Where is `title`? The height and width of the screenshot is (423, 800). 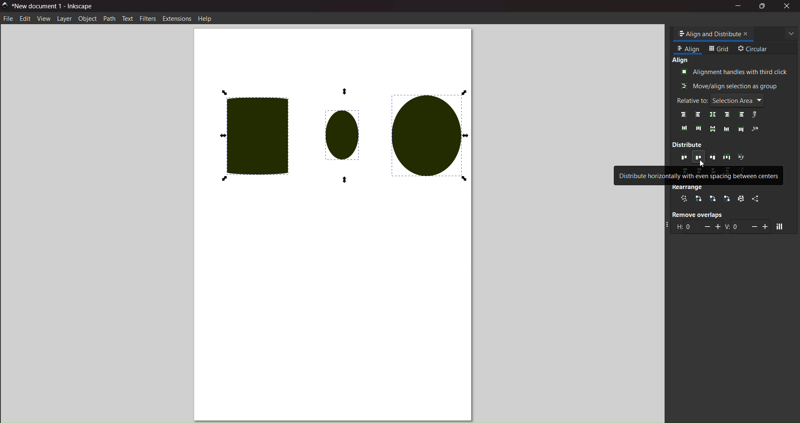
title is located at coordinates (55, 5).